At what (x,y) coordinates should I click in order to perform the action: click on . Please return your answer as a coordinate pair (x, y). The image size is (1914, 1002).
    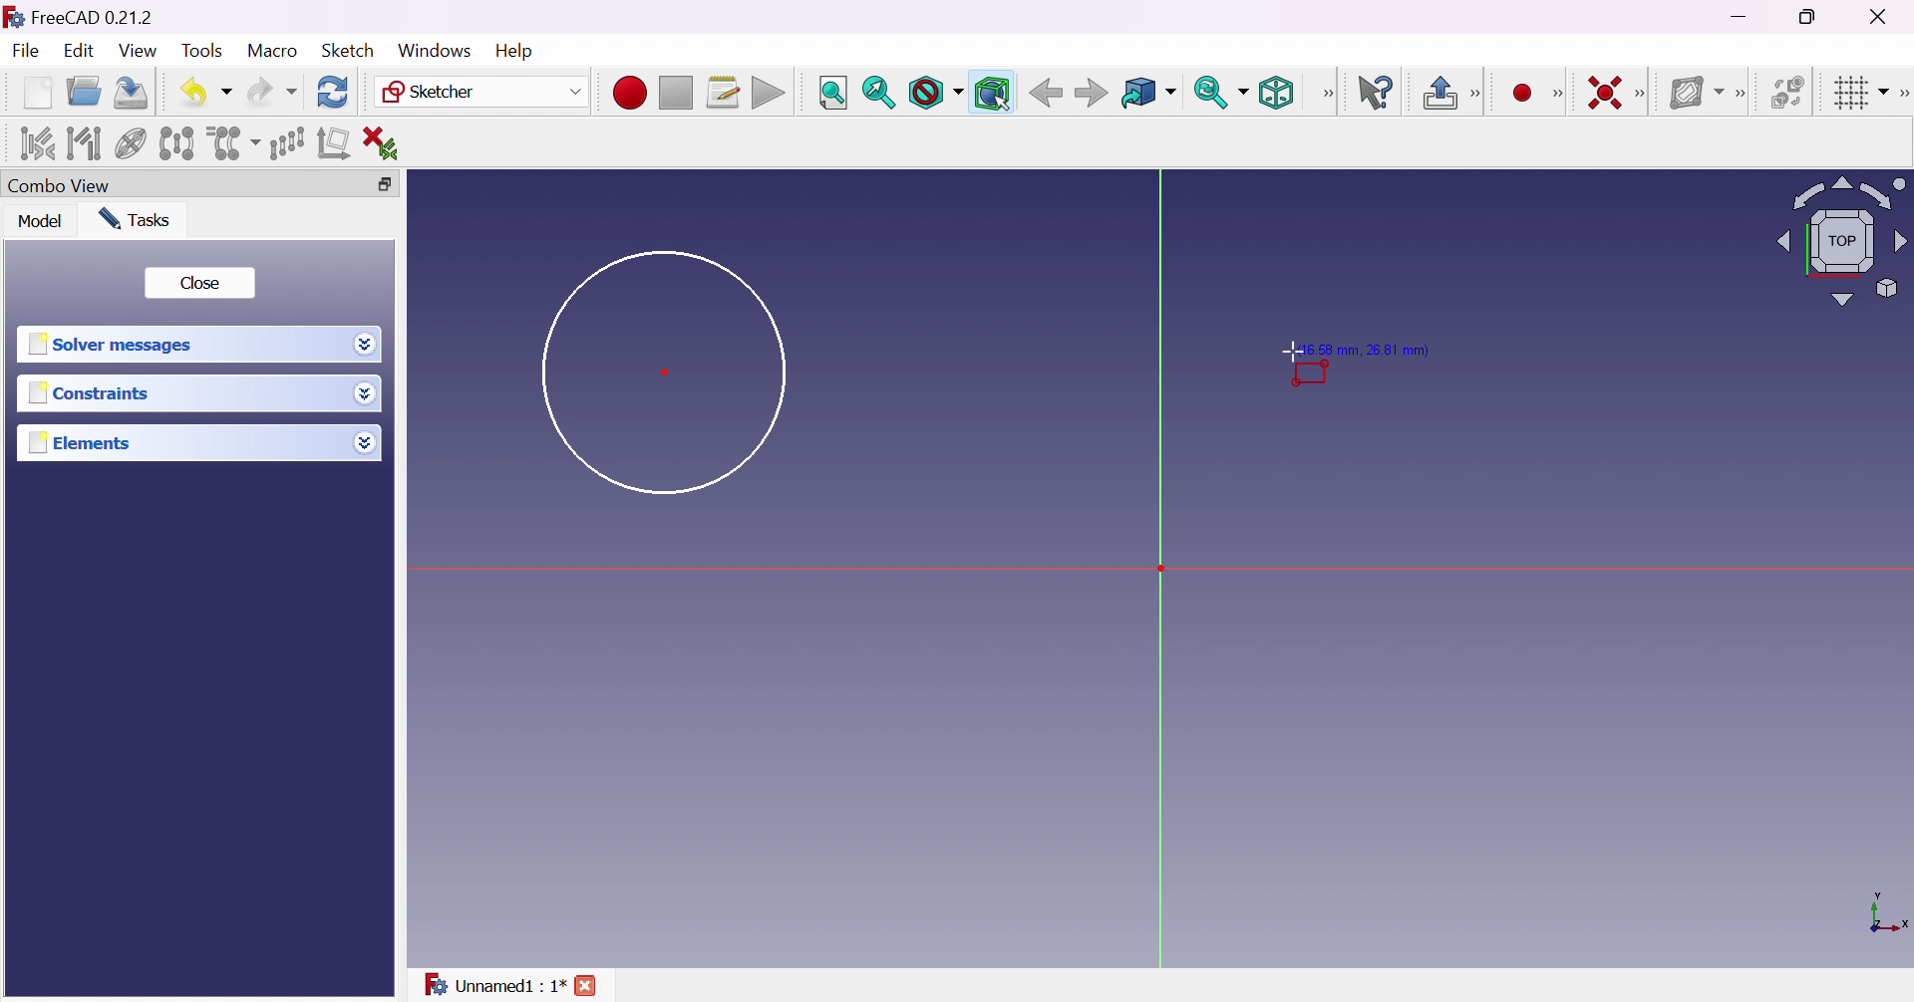
    Looking at the image, I should click on (1222, 94).